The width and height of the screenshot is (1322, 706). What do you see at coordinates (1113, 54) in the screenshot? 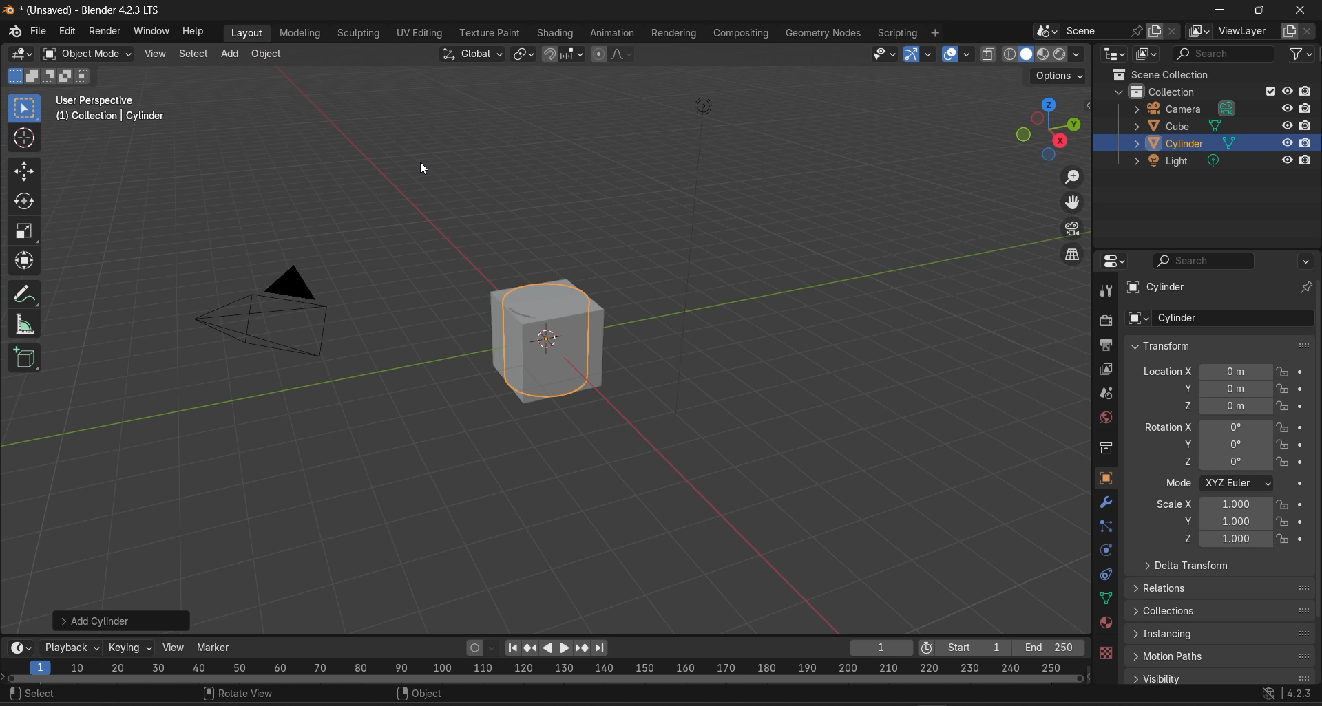
I see `editor type` at bounding box center [1113, 54].